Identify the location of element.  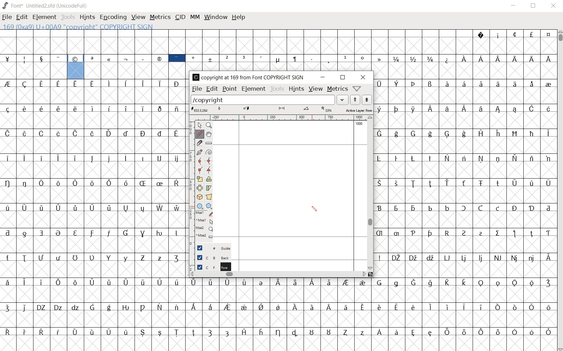
(254, 89).